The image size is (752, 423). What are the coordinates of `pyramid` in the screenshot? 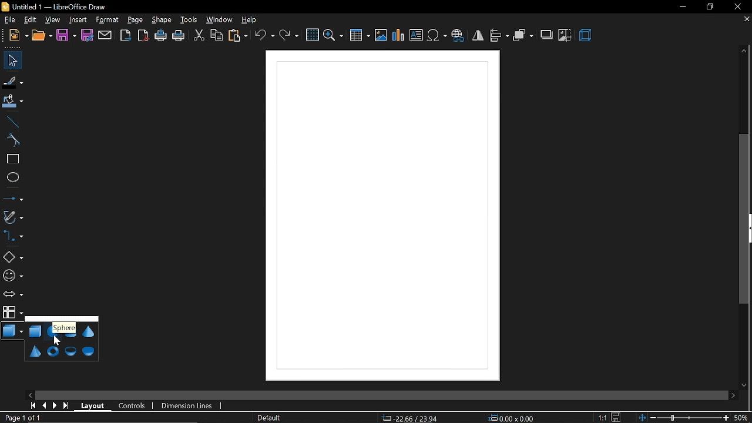 It's located at (36, 352).